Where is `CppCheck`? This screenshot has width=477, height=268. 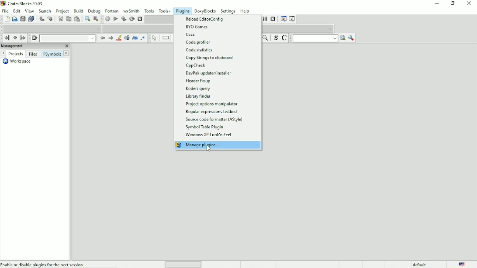 CppCheck is located at coordinates (197, 66).